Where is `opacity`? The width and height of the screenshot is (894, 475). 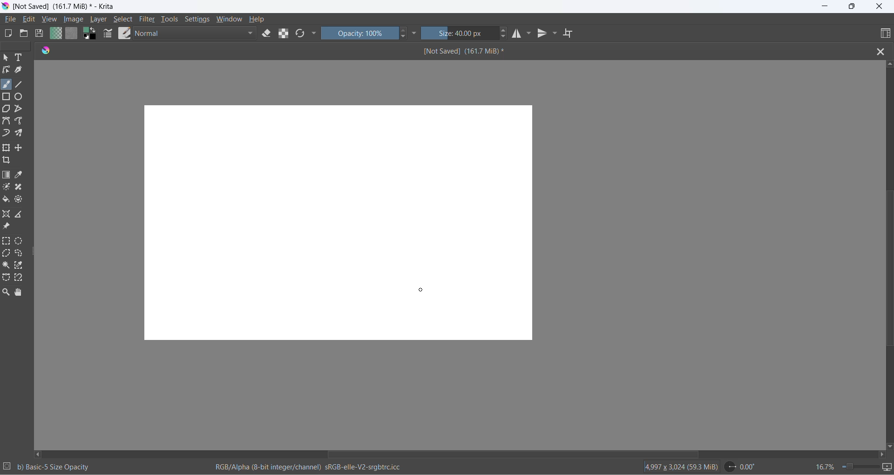 opacity is located at coordinates (360, 33).